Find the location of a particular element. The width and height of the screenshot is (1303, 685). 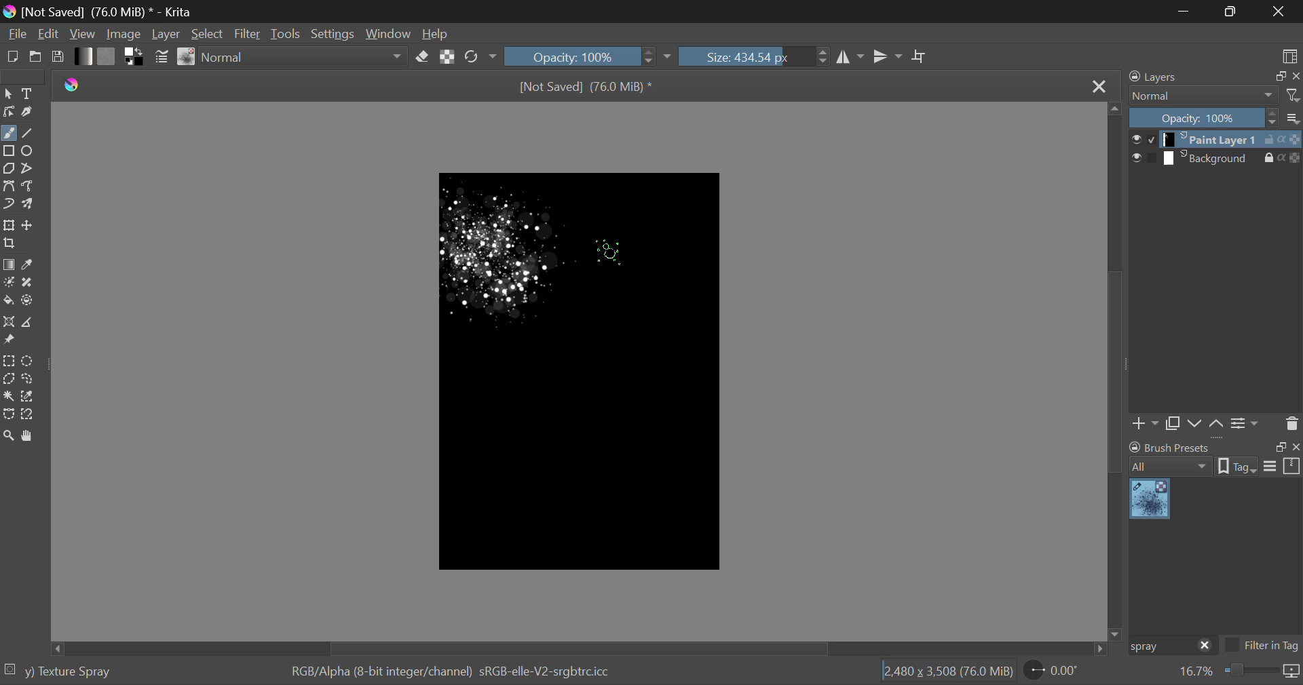

Gradient Fill is located at coordinates (10, 265).